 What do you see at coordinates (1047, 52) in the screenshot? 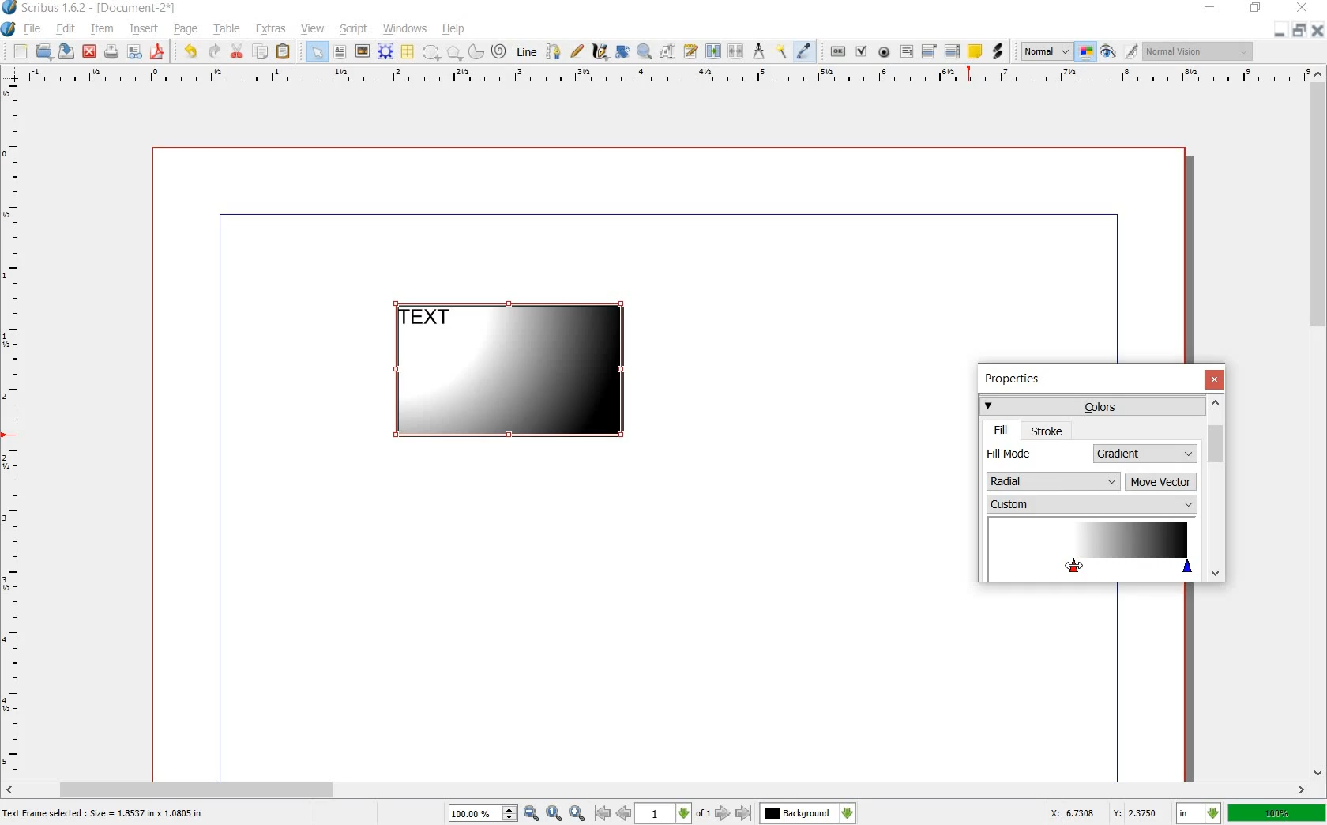
I see `normal` at bounding box center [1047, 52].